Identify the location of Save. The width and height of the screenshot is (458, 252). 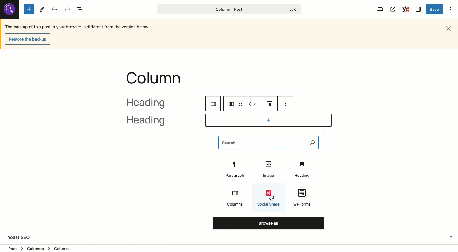
(435, 10).